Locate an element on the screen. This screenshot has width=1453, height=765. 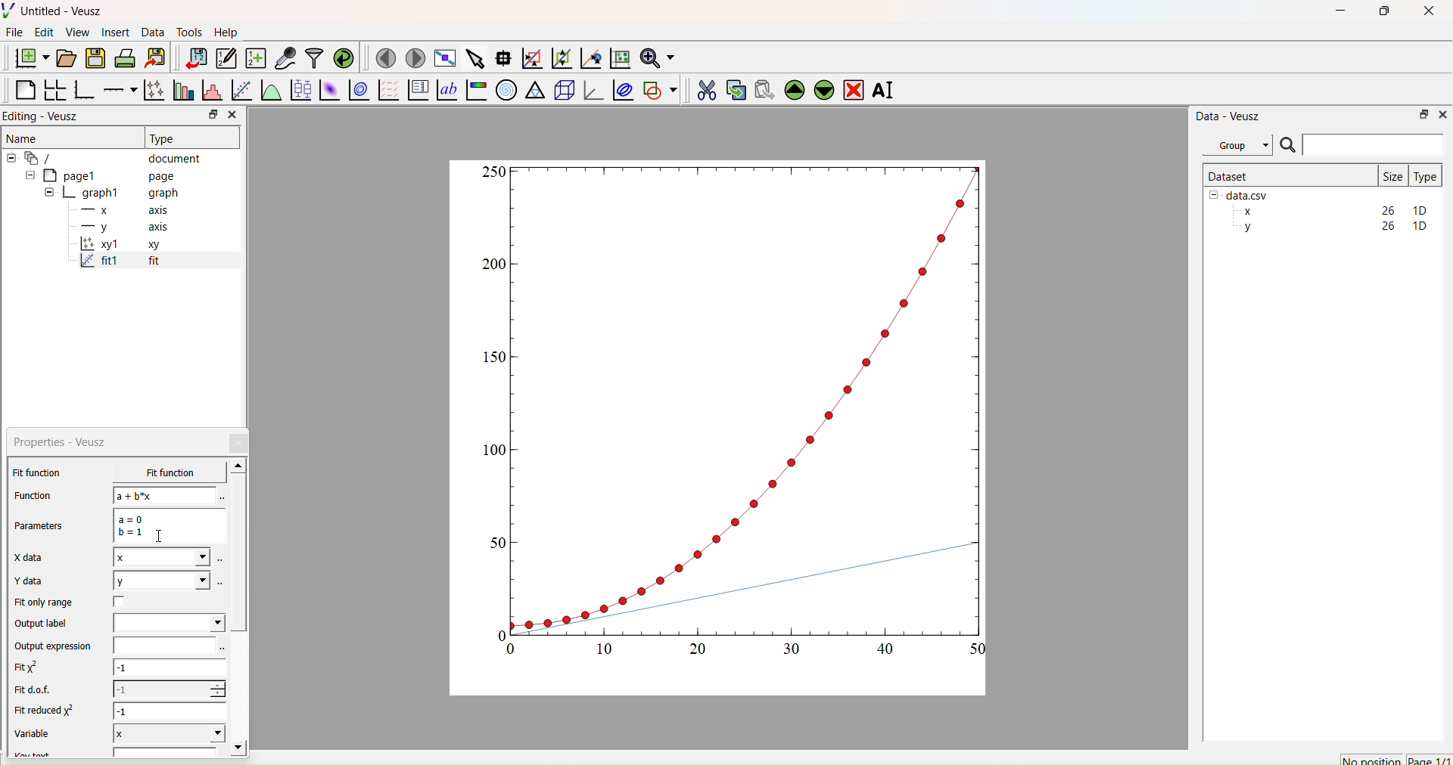
Restore Down is located at coordinates (1420, 113).